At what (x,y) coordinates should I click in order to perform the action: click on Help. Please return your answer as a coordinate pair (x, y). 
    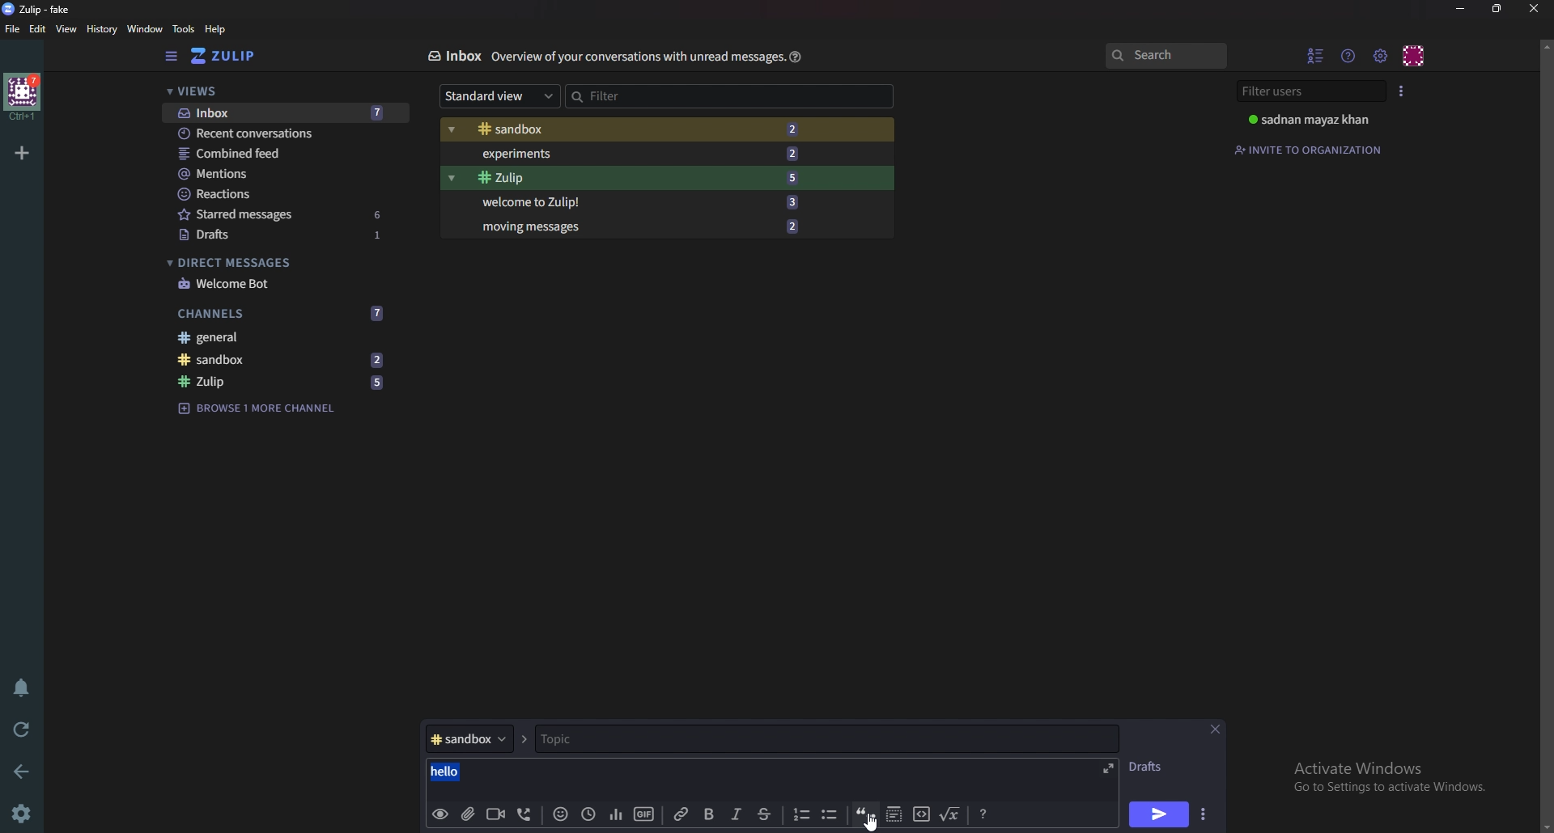
    Looking at the image, I should click on (794, 57).